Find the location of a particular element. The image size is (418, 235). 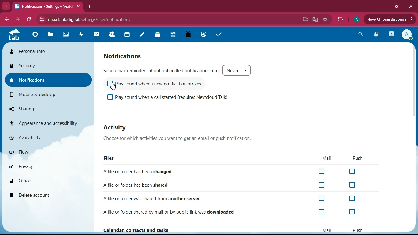

personal info is located at coordinates (49, 51).